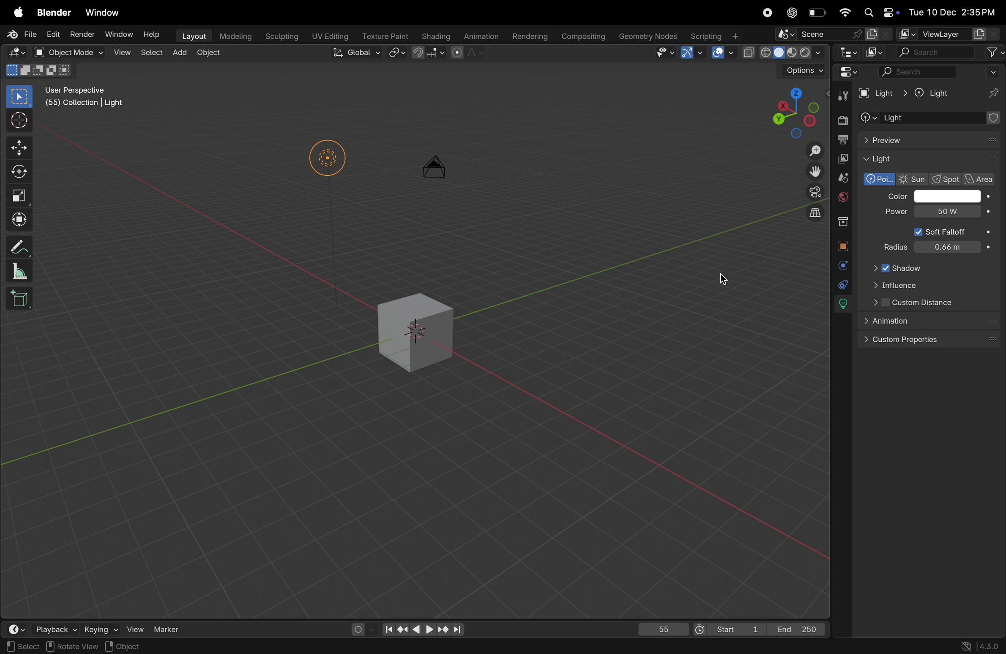  Describe the element at coordinates (192, 35) in the screenshot. I see `layout` at that location.